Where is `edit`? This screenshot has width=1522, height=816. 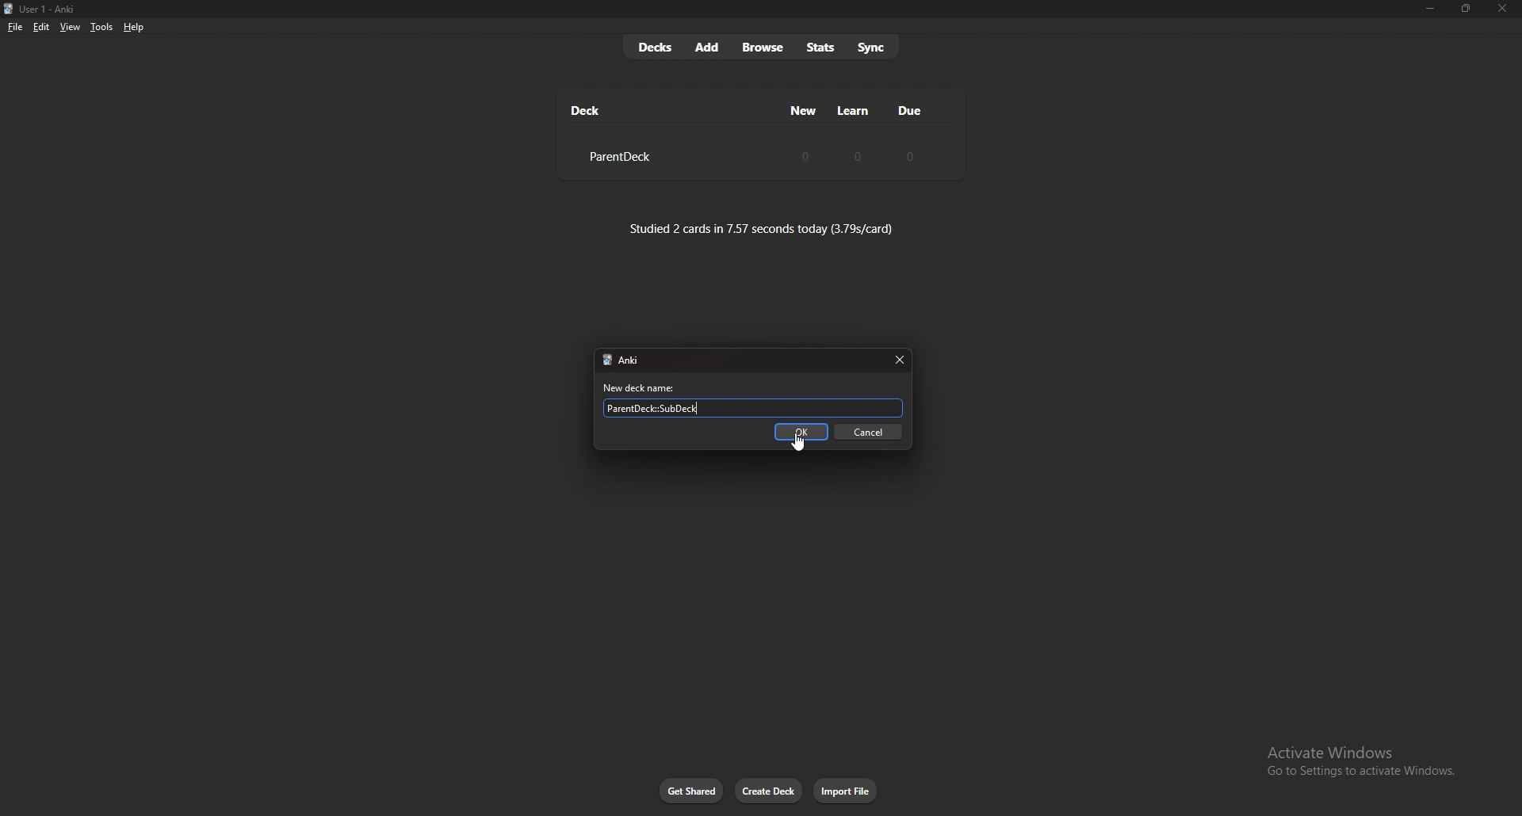
edit is located at coordinates (40, 28).